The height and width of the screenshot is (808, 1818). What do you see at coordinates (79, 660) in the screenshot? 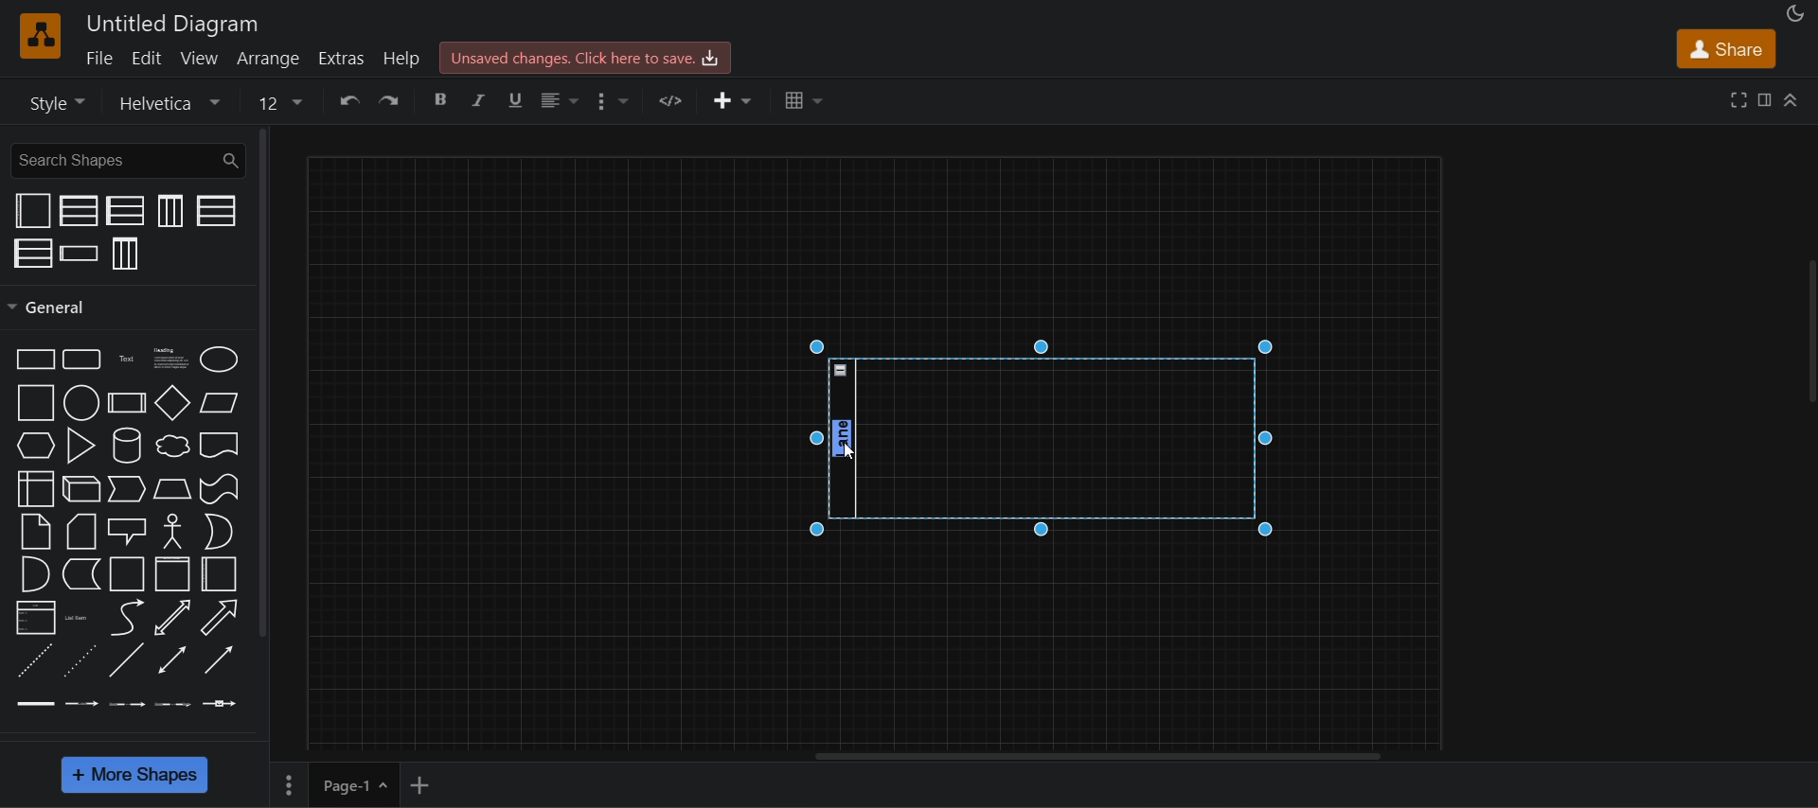
I see `dotted line` at bounding box center [79, 660].